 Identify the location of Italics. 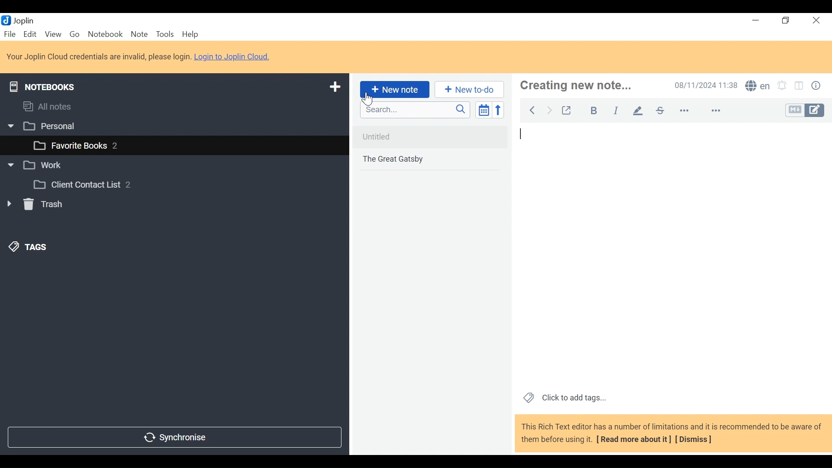
(615, 111).